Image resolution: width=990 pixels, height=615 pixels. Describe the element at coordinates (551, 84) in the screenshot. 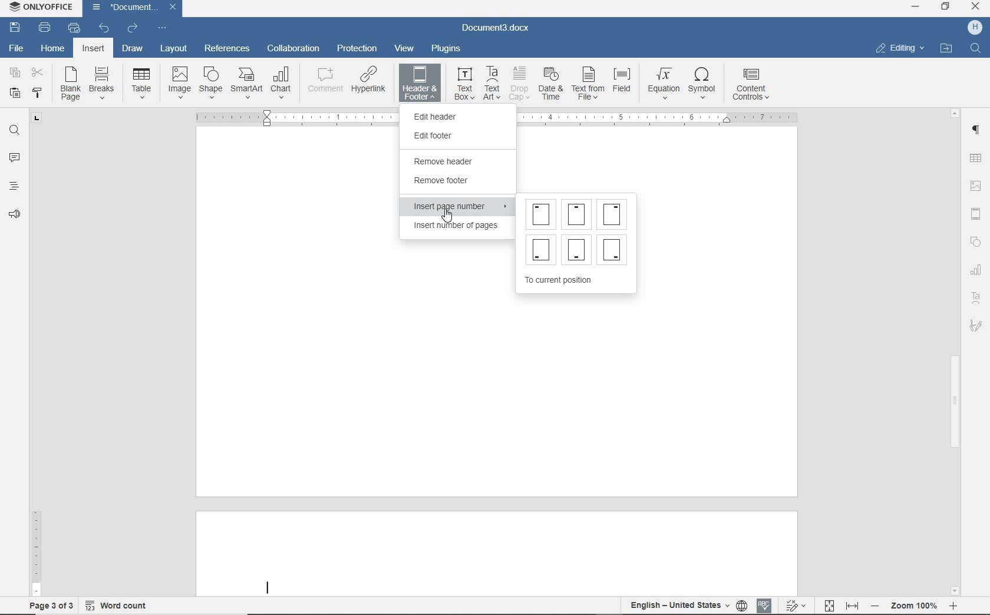

I see `DATE & TIME` at that location.